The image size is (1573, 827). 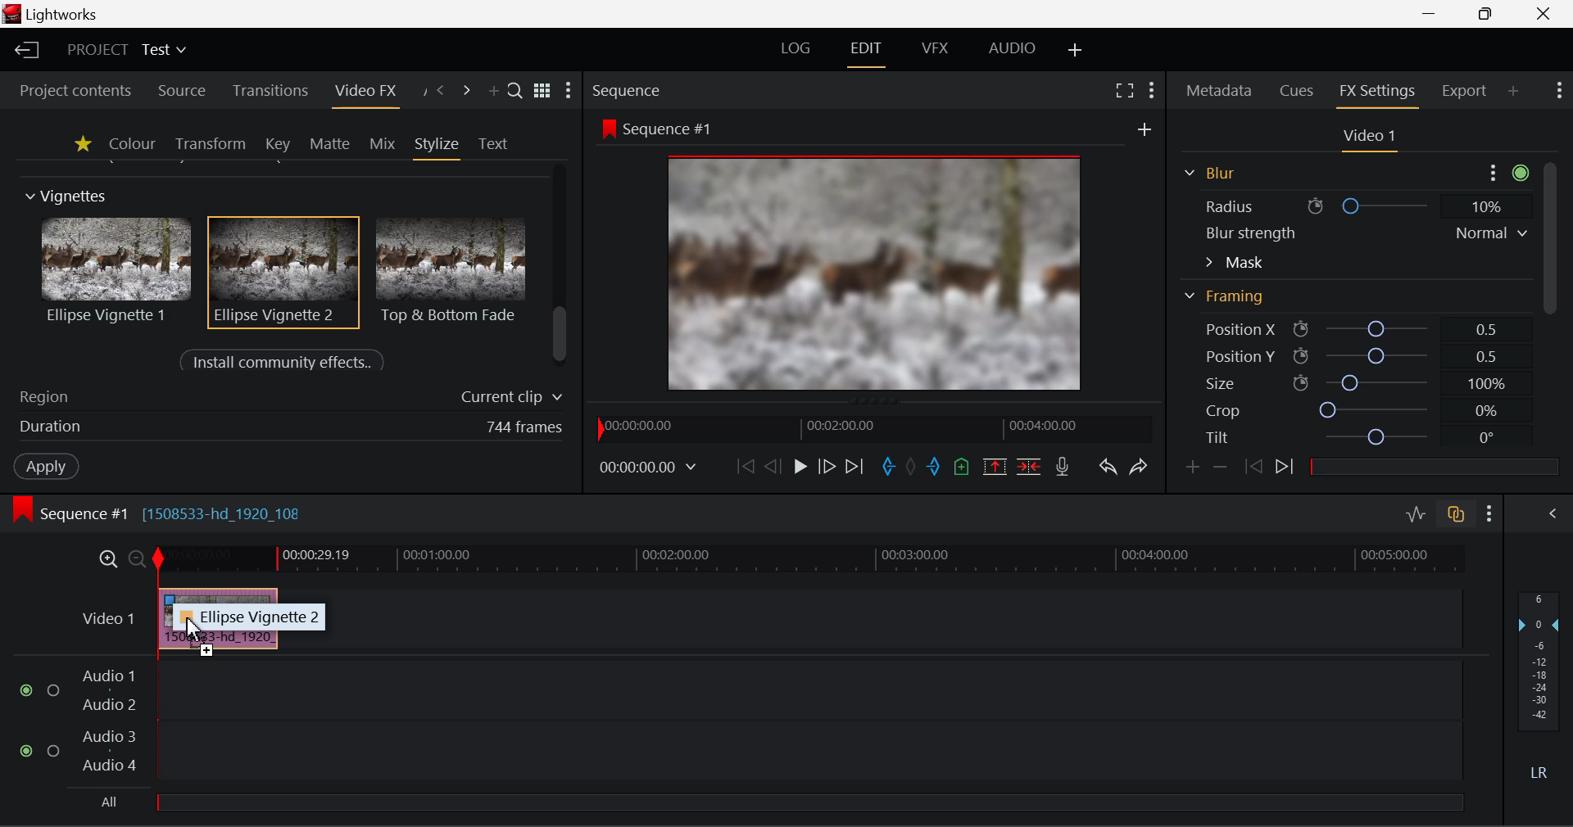 I want to click on FX Settings Panel Open, so click(x=1375, y=93).